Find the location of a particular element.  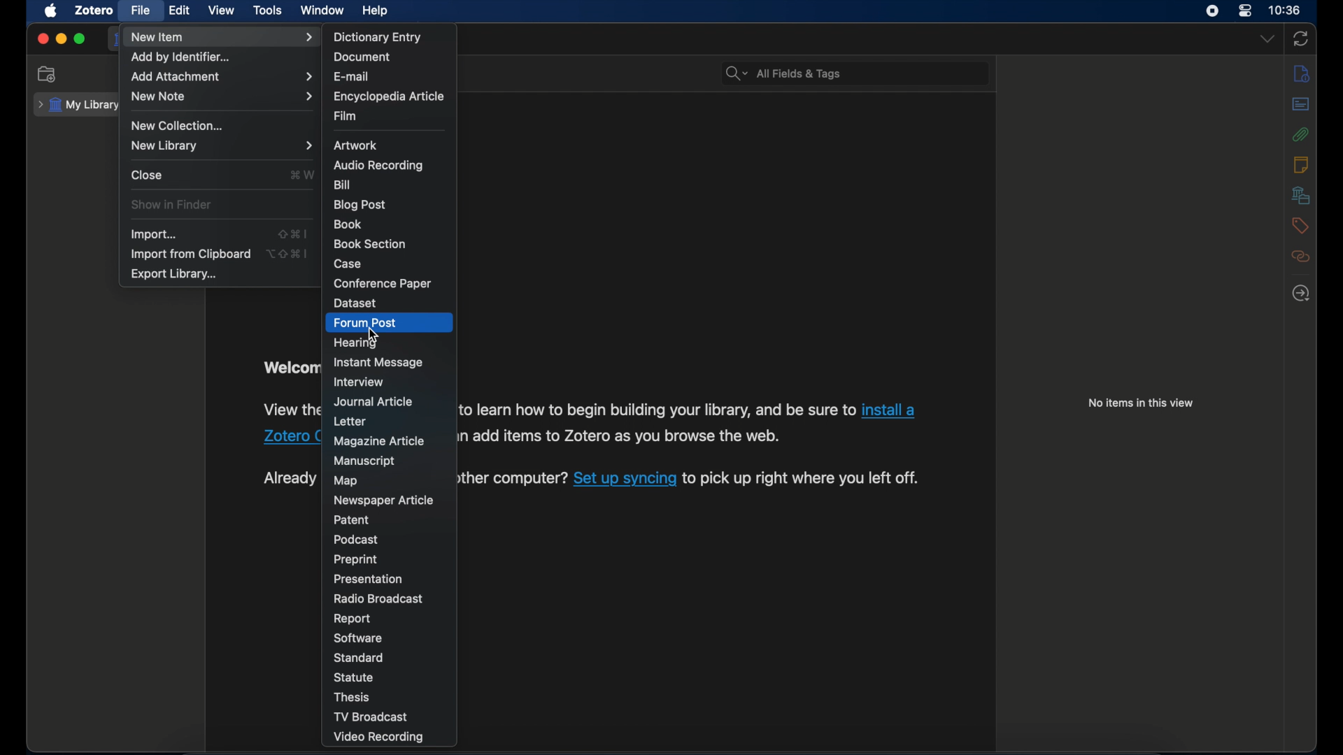

shortcut is located at coordinates (302, 174).